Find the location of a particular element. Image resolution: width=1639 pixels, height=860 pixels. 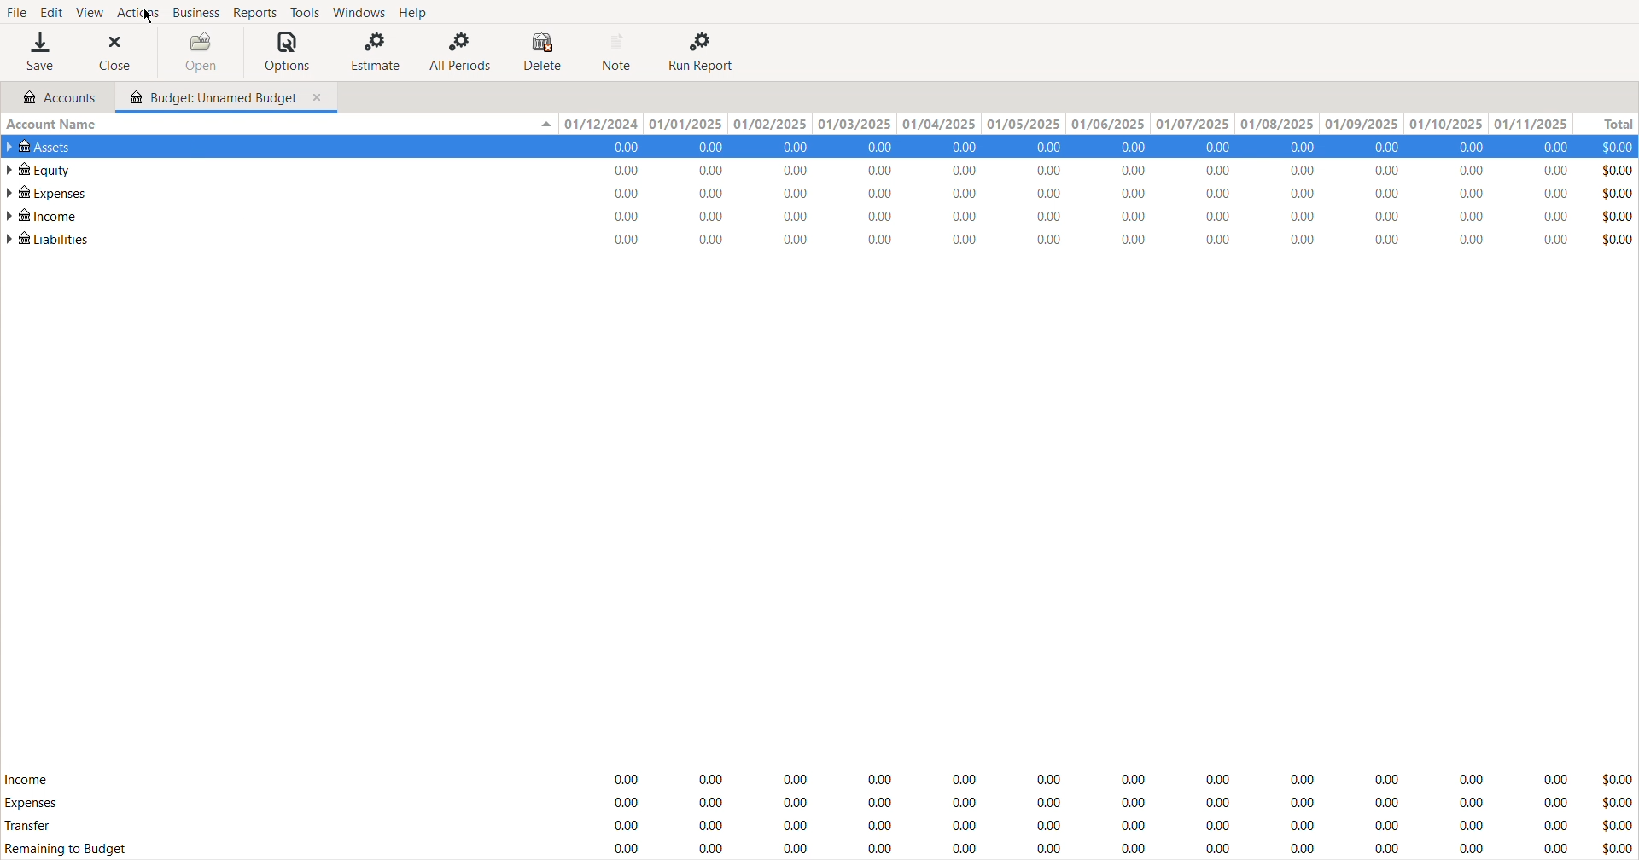

Transfer is located at coordinates (31, 828).